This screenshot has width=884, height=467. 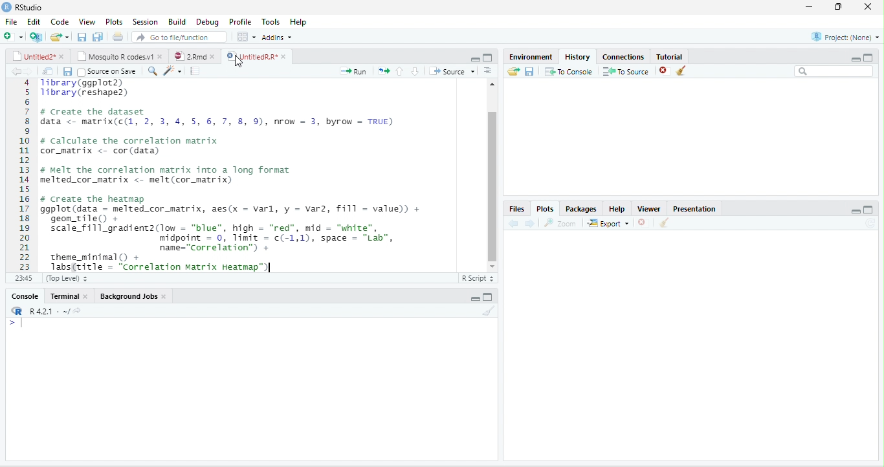 What do you see at coordinates (60, 22) in the screenshot?
I see `code` at bounding box center [60, 22].